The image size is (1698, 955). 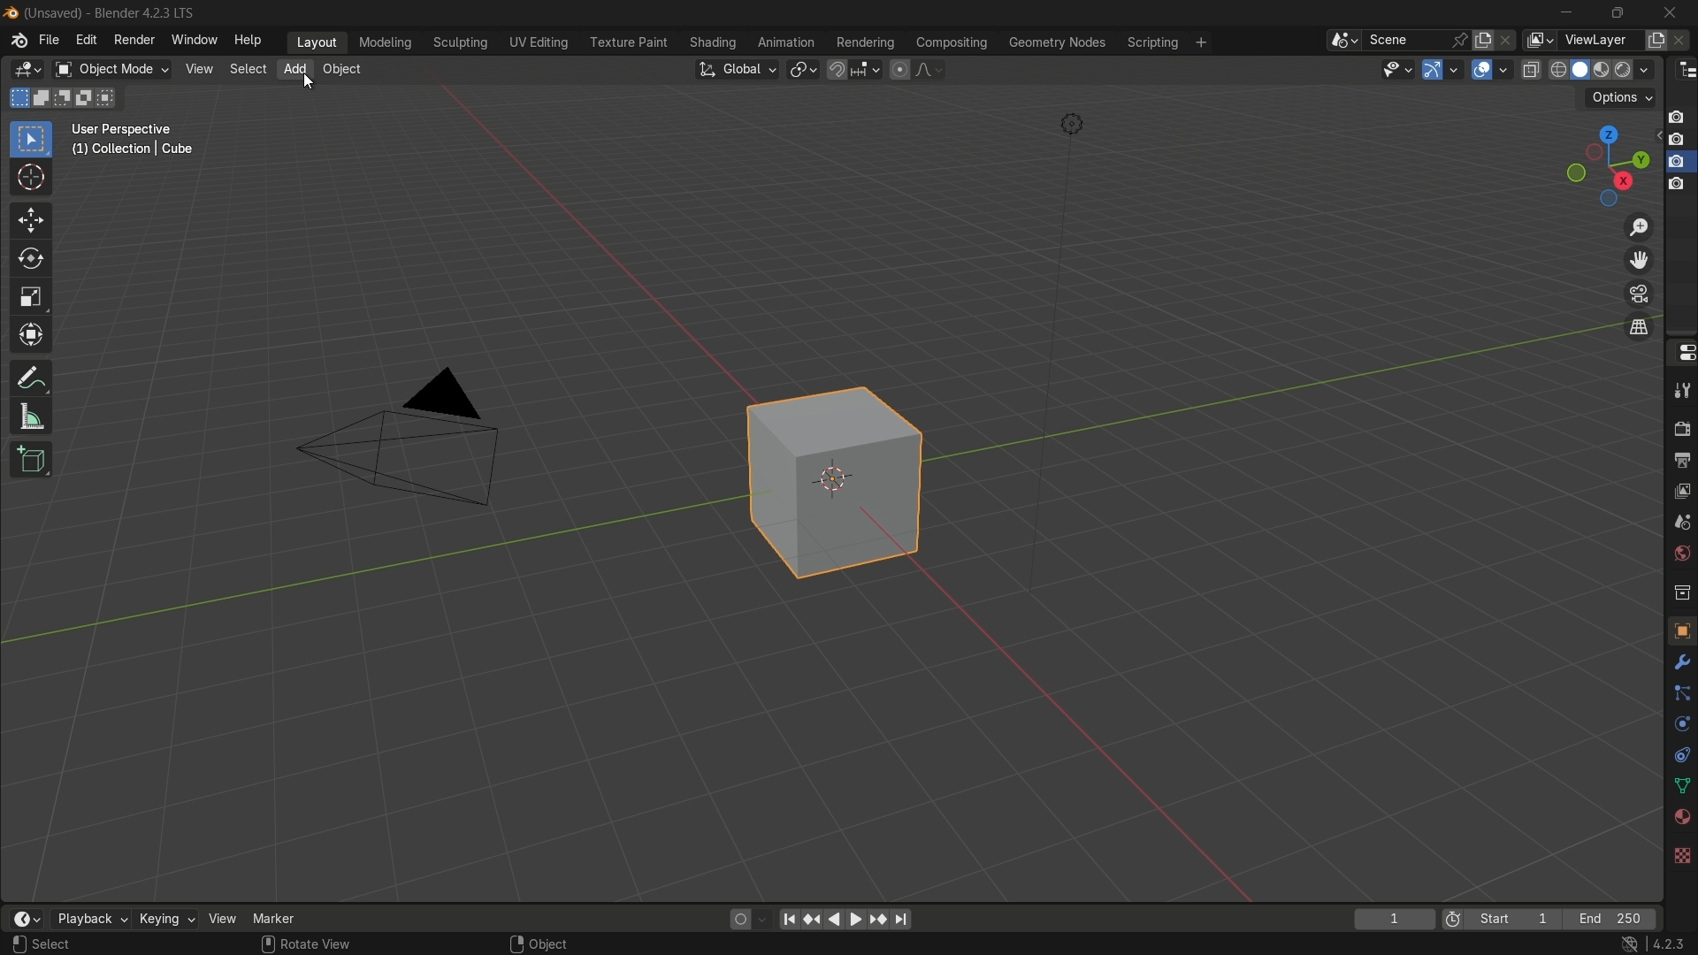 What do you see at coordinates (1394, 921) in the screenshot?
I see `1` at bounding box center [1394, 921].